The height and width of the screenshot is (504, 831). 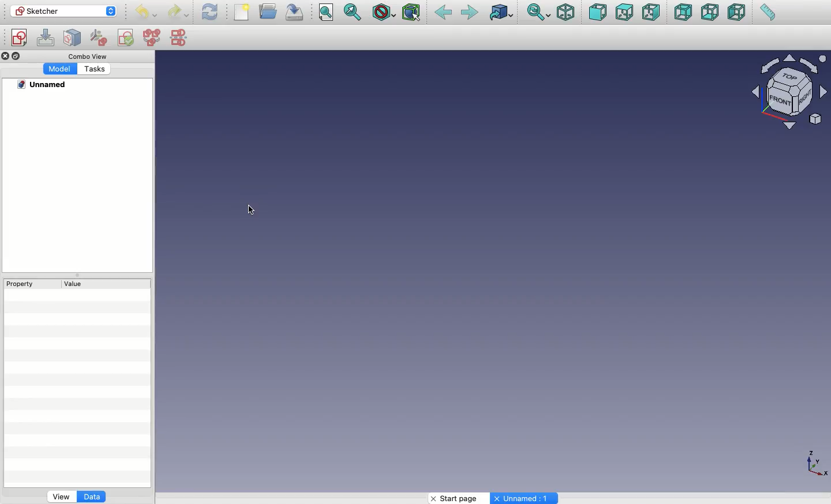 What do you see at coordinates (527, 498) in the screenshot?
I see `Unnamed: 1` at bounding box center [527, 498].